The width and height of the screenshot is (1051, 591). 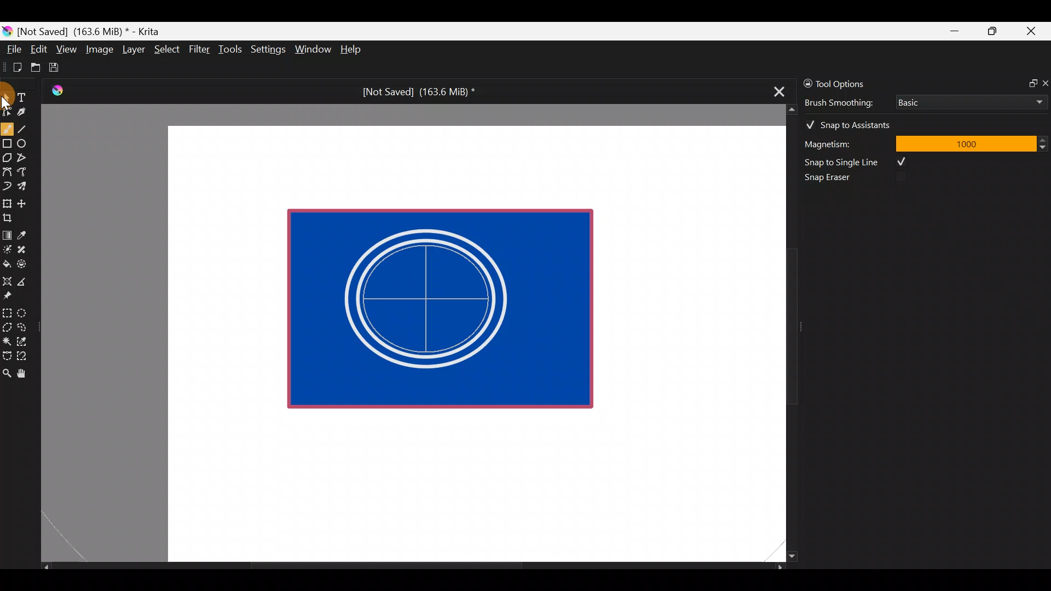 I want to click on Rectangular selection tool, so click(x=9, y=311).